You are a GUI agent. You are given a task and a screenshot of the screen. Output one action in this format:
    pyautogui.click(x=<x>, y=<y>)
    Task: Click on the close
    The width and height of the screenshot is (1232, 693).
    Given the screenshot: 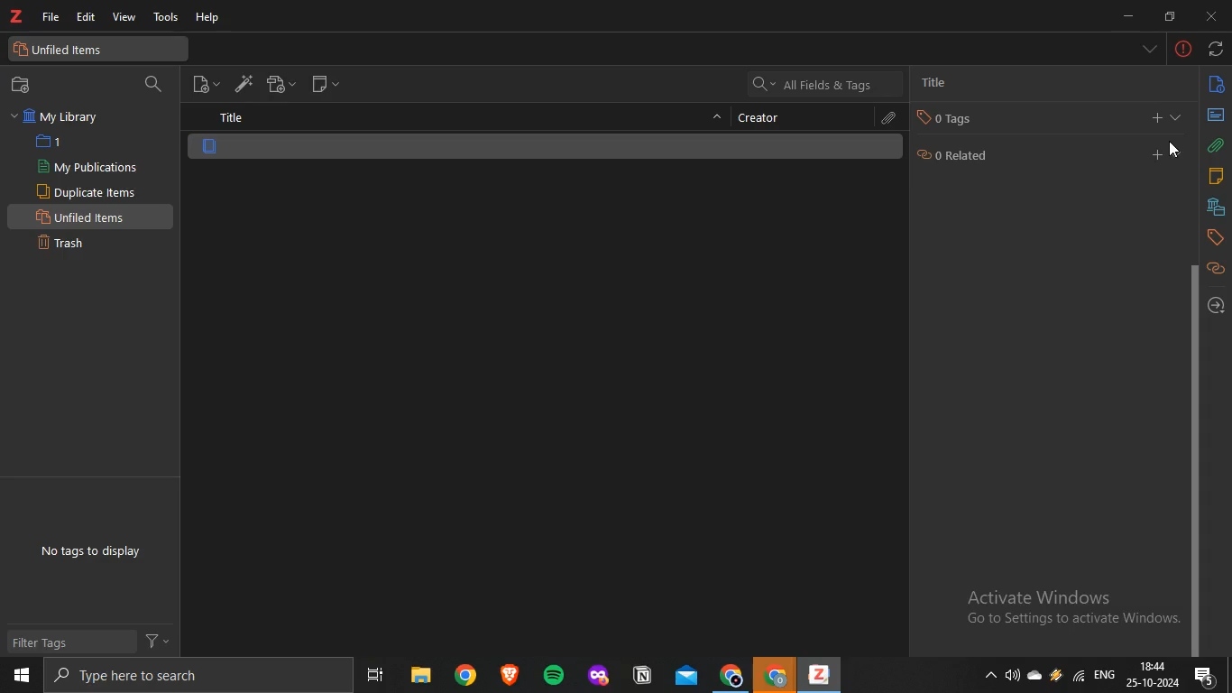 What is the action you would take?
    pyautogui.click(x=1211, y=17)
    